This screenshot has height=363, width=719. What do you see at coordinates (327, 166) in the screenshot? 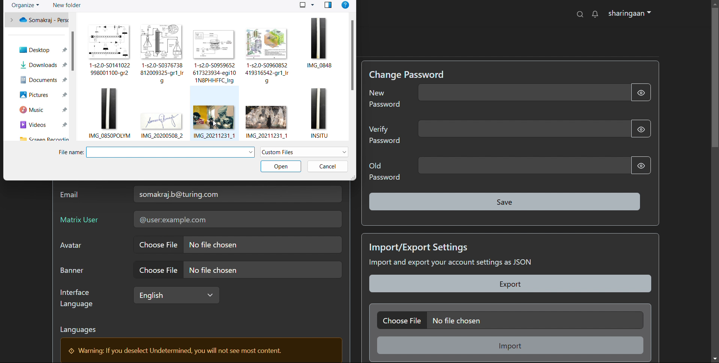
I see `cancel` at bounding box center [327, 166].